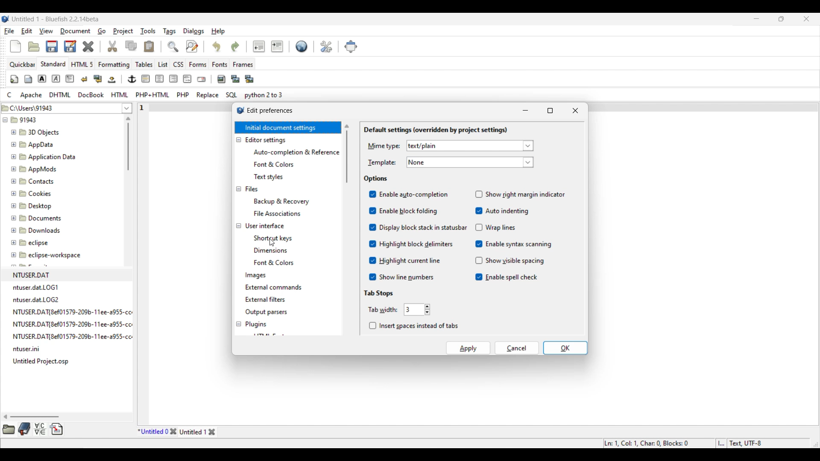  Describe the element at coordinates (521, 194) in the screenshot. I see `(J Show right margin indicator` at that location.